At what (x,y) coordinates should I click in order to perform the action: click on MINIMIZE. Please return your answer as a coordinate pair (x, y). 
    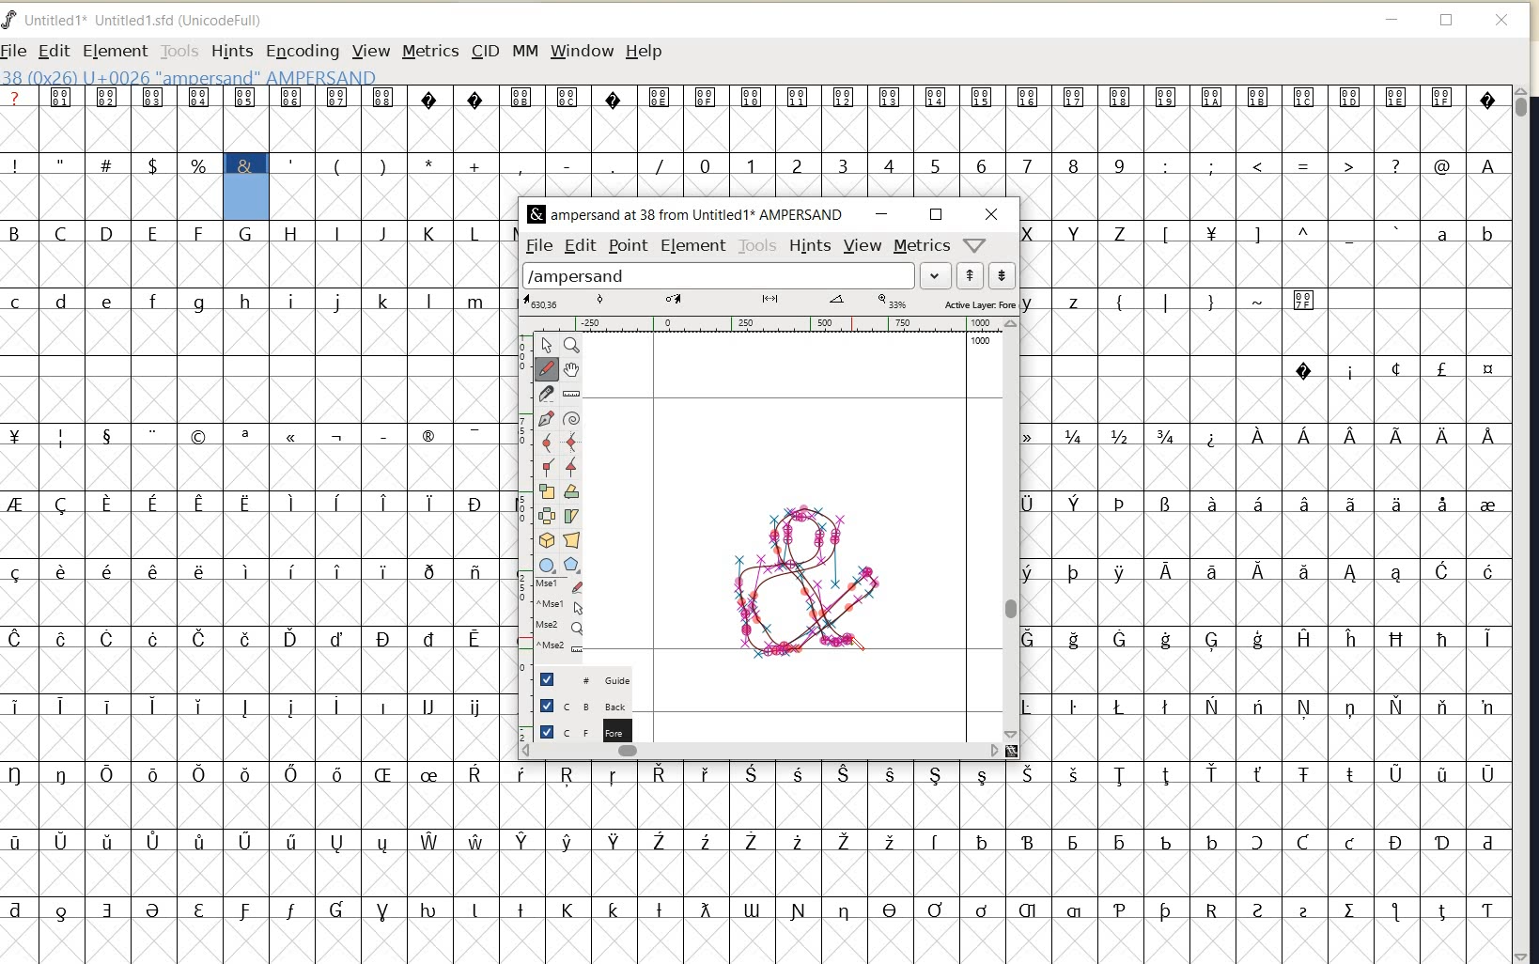
    Looking at the image, I should click on (886, 213).